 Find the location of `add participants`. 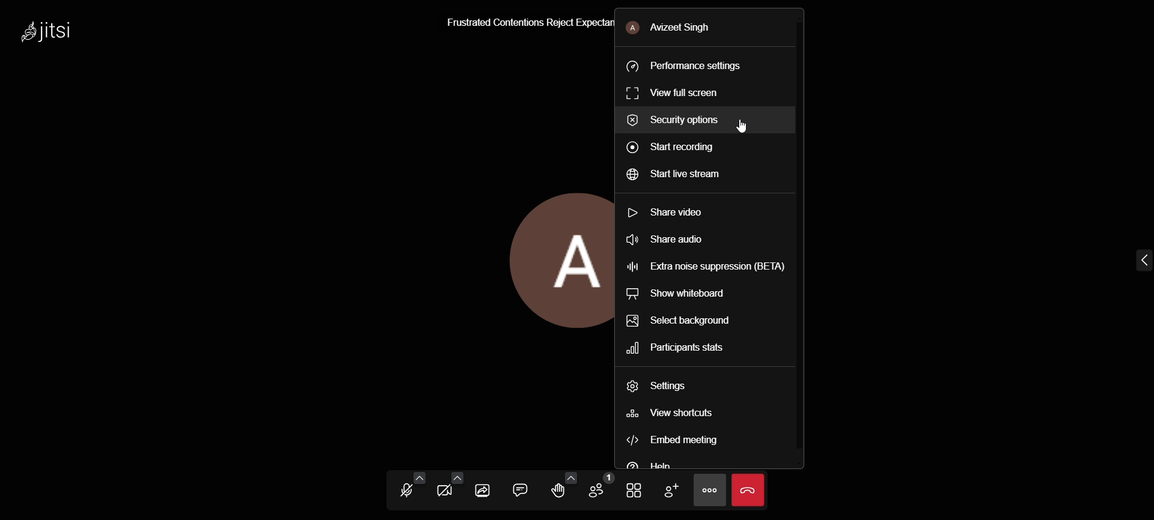

add participants is located at coordinates (671, 489).